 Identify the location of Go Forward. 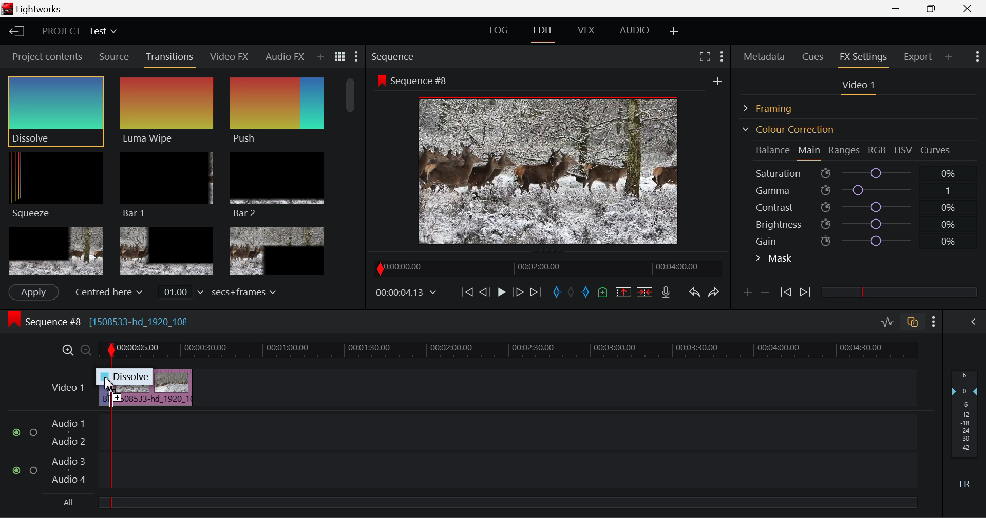
(518, 292).